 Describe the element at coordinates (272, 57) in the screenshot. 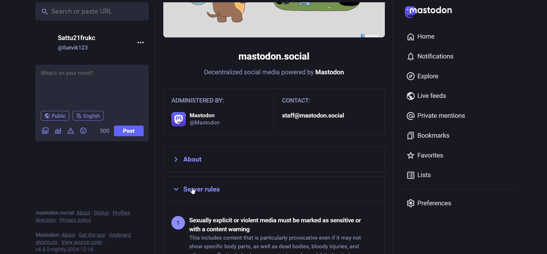

I see `mastodon social` at that location.